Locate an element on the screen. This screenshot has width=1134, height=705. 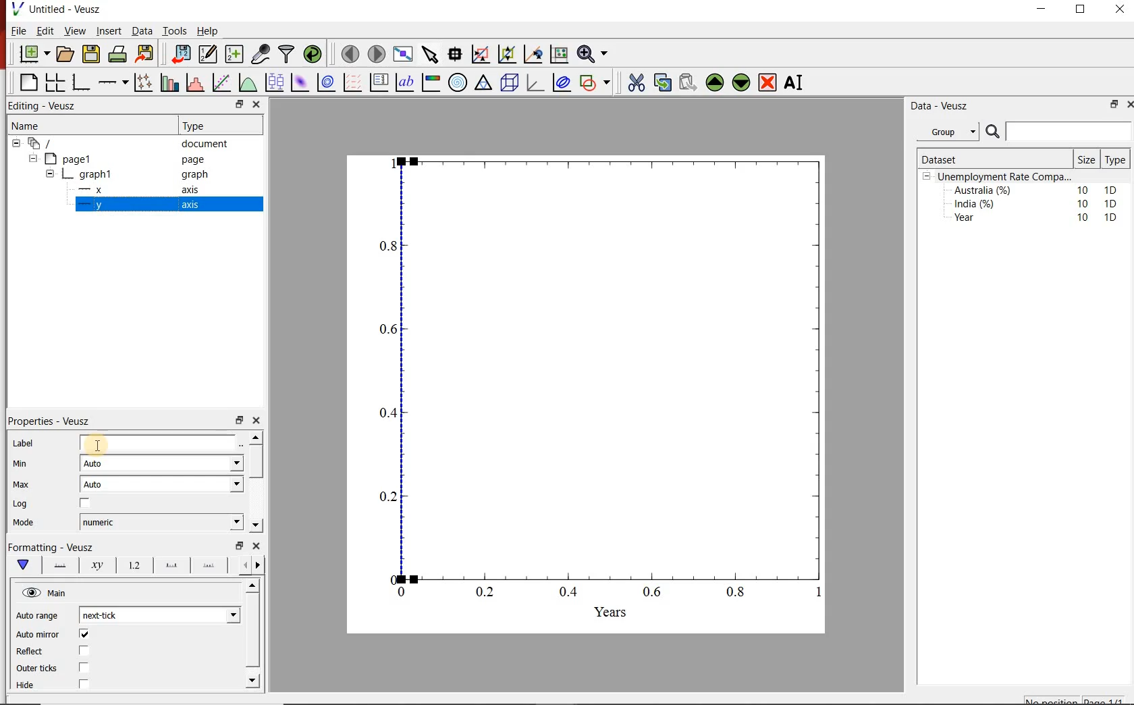
Data is located at coordinates (142, 31).